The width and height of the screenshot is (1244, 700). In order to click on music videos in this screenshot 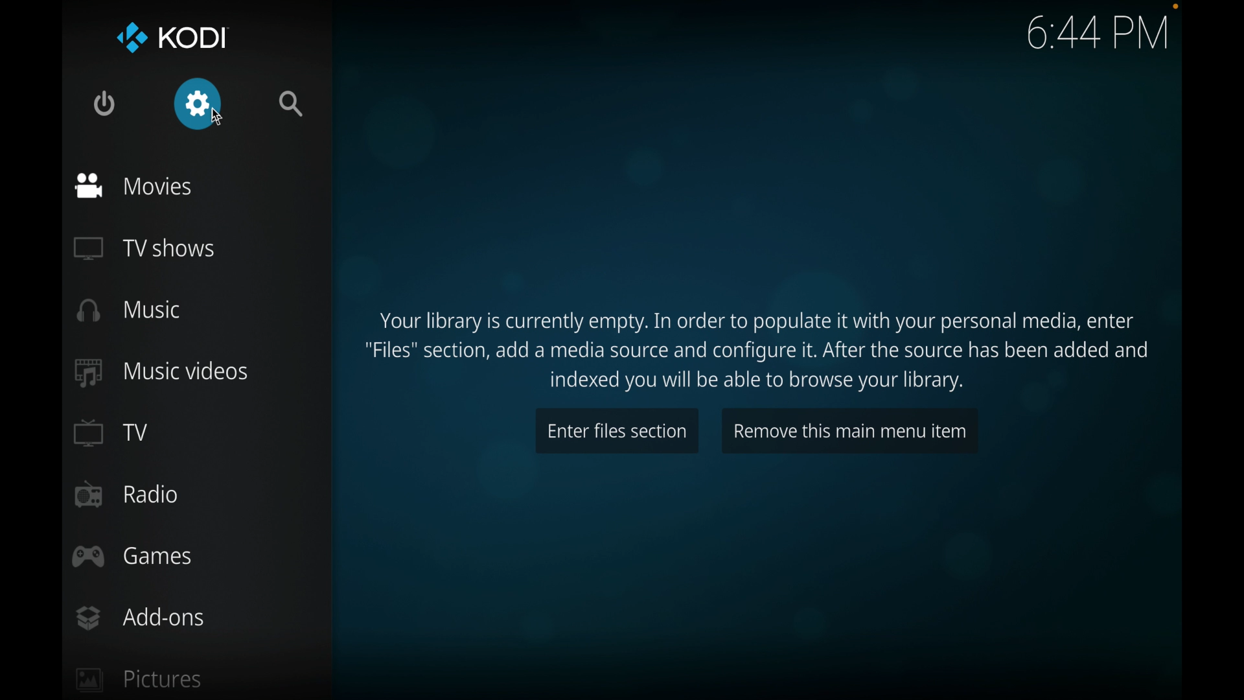, I will do `click(163, 371)`.